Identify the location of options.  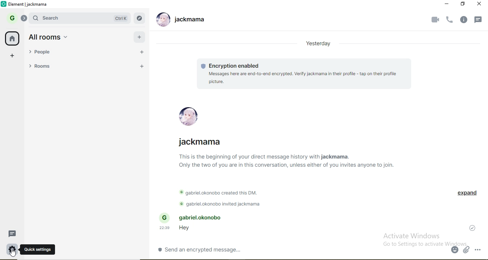
(480, 250).